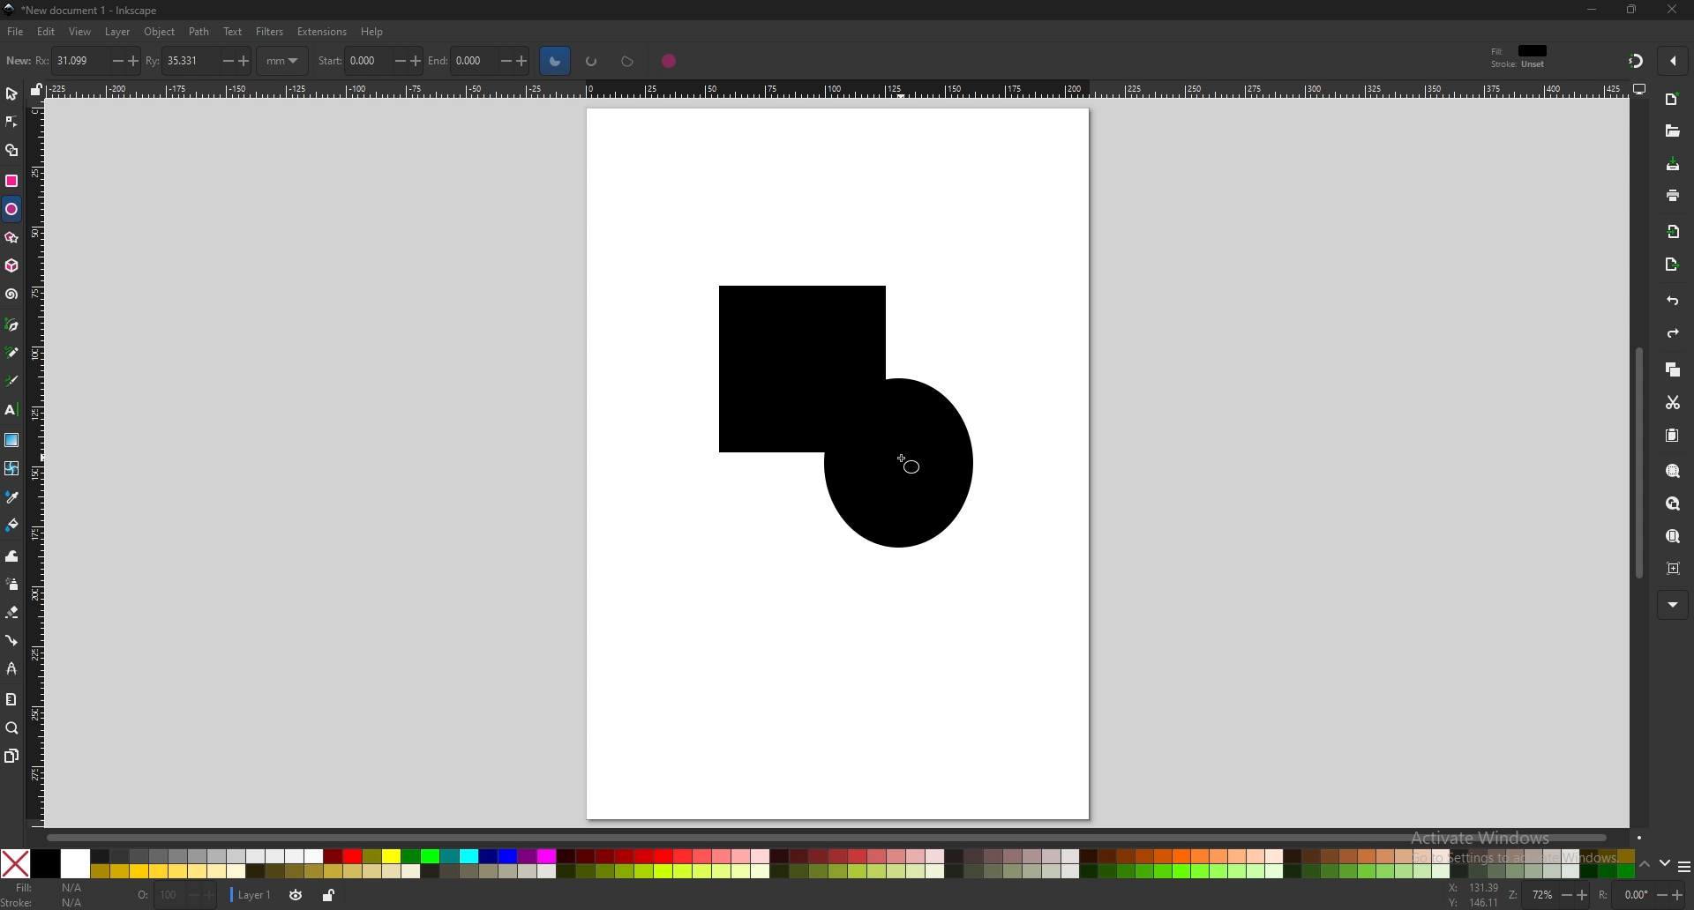  I want to click on redo, so click(1674, 334).